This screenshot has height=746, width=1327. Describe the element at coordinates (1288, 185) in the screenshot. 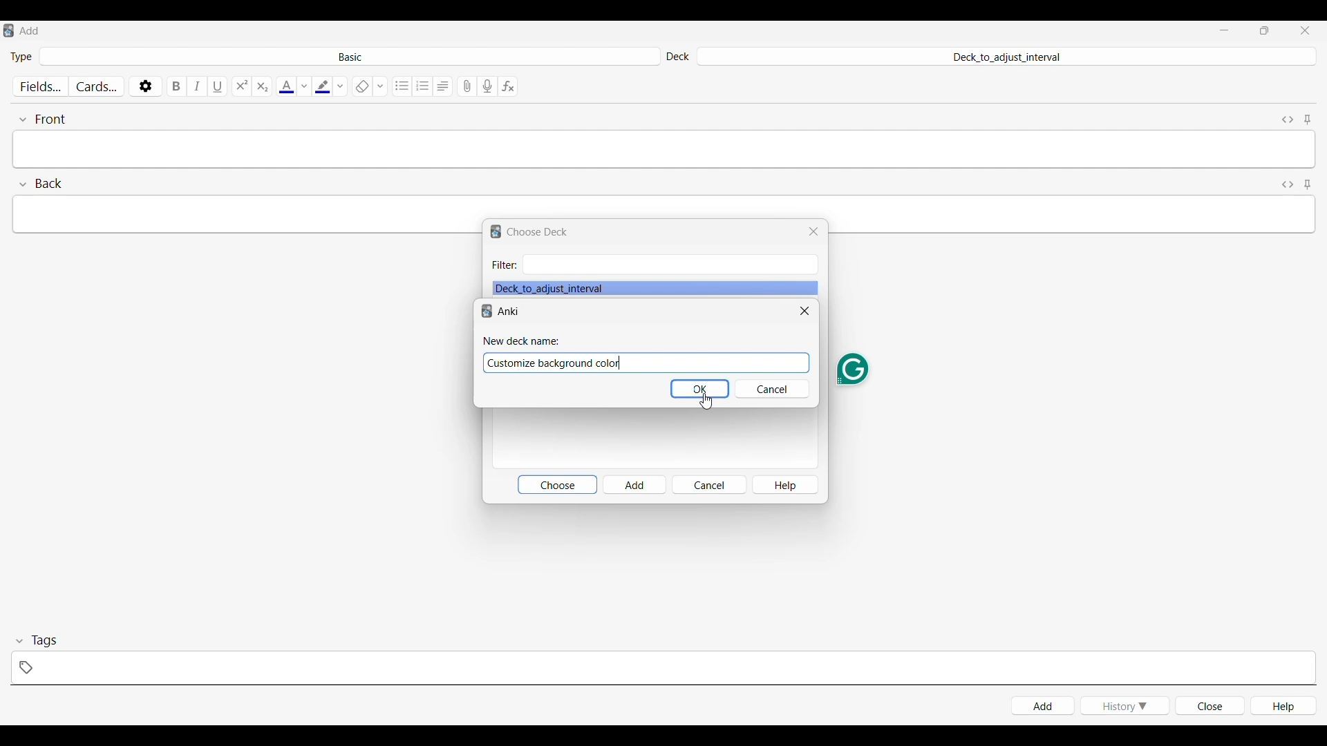

I see `Toggle HTML editor` at that location.